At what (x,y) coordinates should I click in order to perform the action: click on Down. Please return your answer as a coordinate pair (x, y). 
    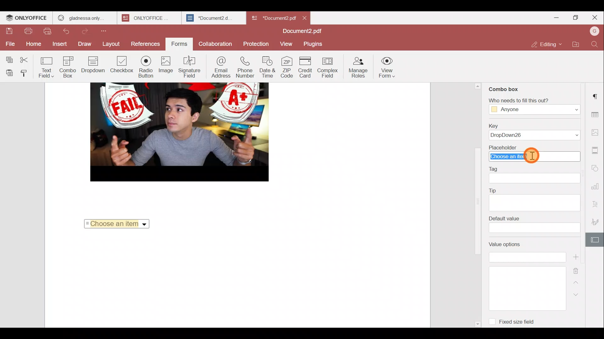
    Looking at the image, I should click on (579, 297).